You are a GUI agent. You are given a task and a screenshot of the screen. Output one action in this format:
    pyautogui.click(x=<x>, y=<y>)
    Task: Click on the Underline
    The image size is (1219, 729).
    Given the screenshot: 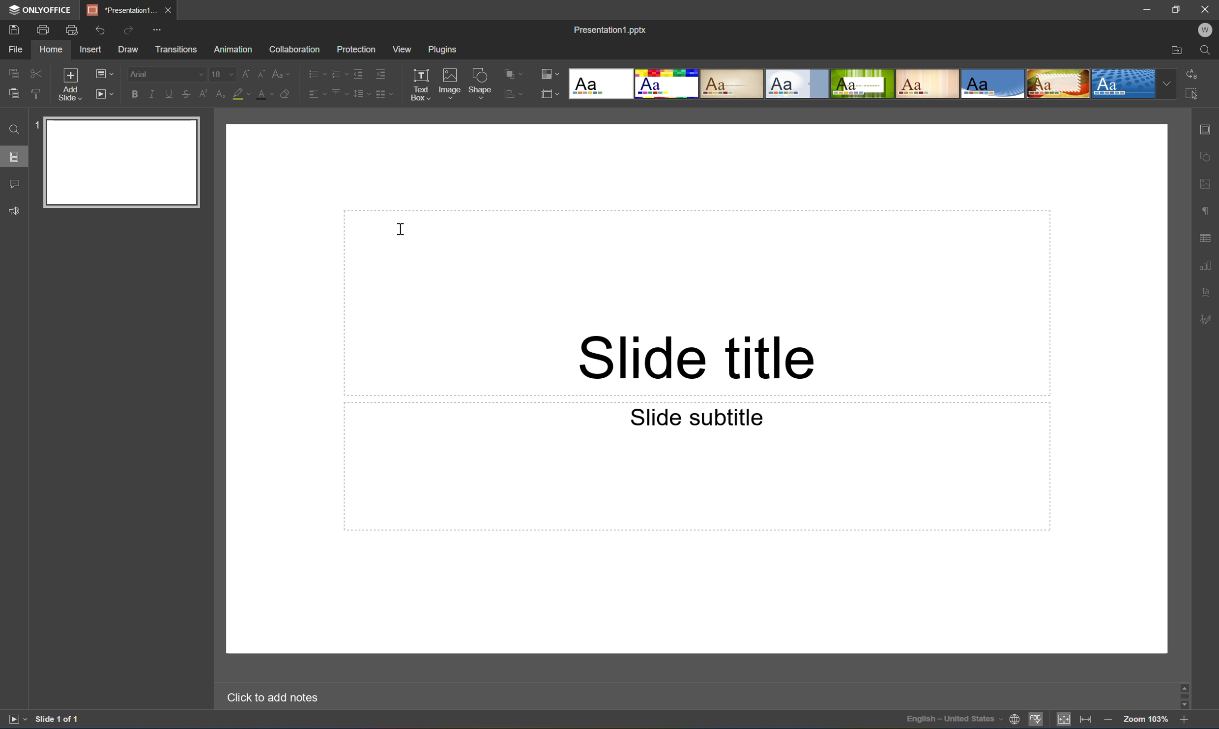 What is the action you would take?
    pyautogui.click(x=172, y=94)
    